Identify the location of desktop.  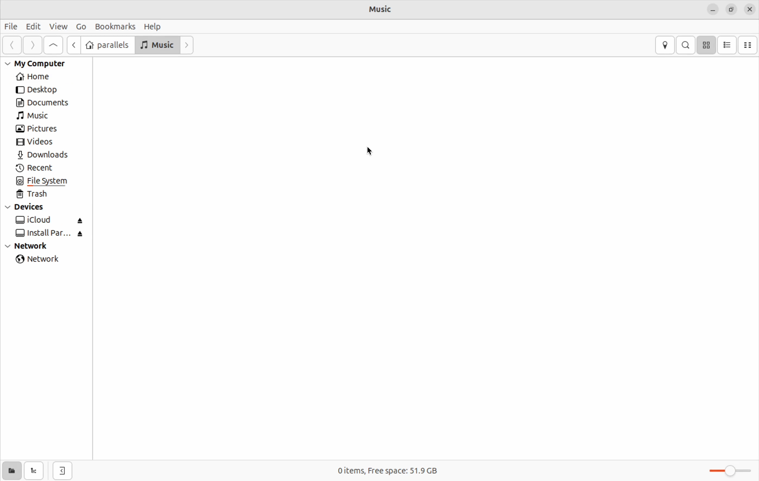
(46, 91).